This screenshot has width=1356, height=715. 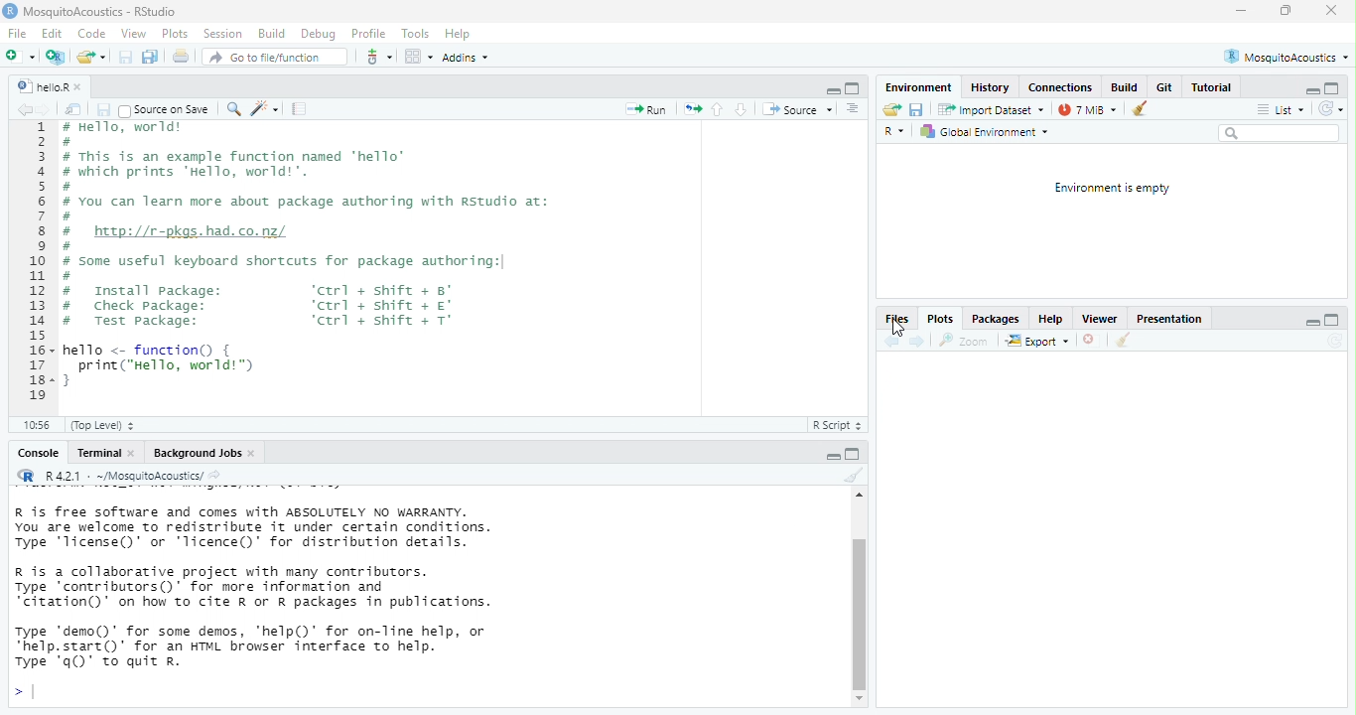 I want to click on import Dataset ~, so click(x=995, y=109).